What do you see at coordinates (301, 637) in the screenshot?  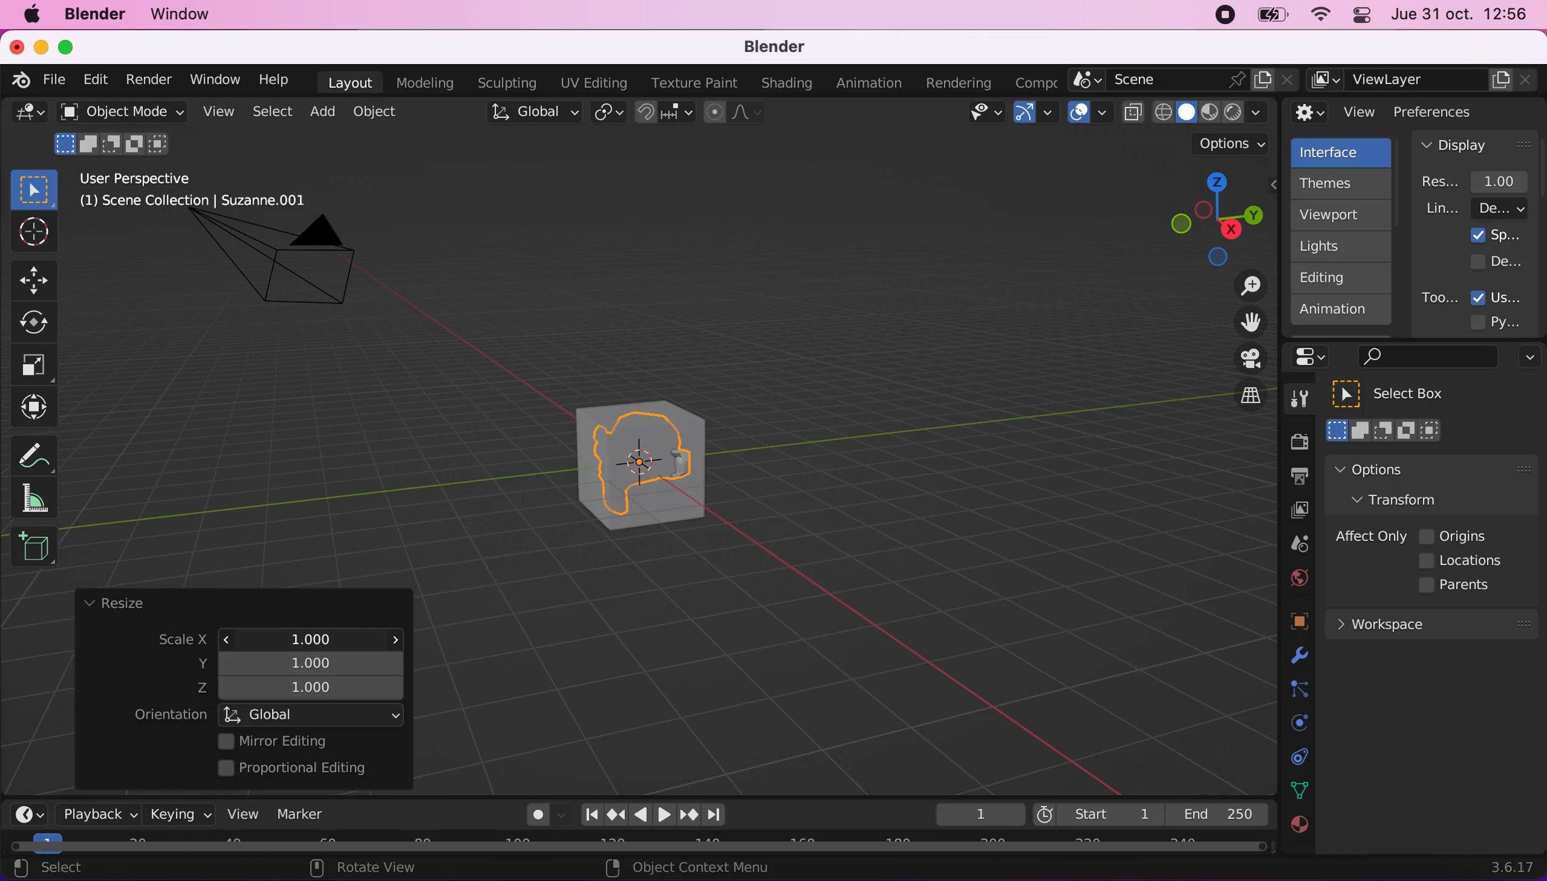 I see `x` at bounding box center [301, 637].